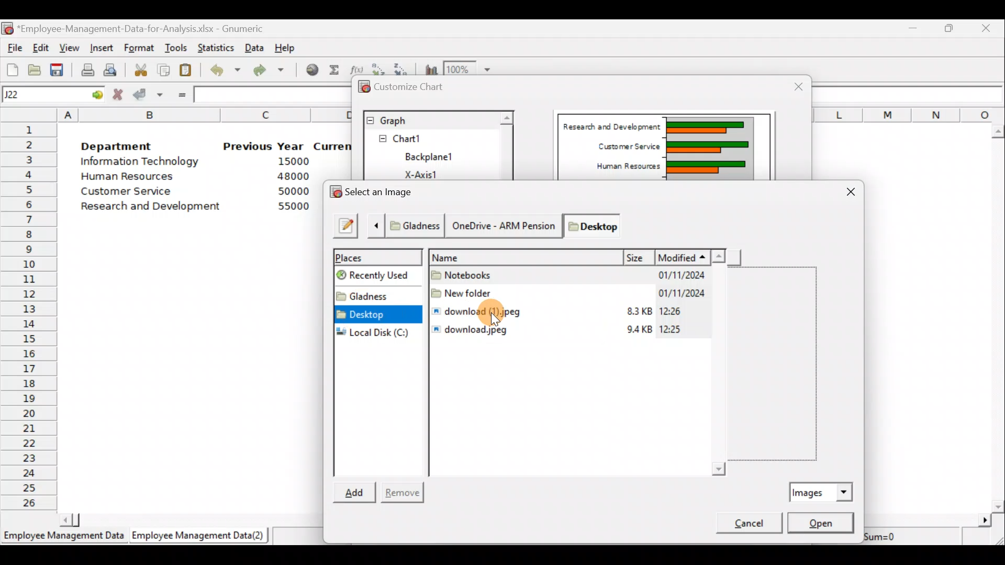 This screenshot has height=565, width=1005. Describe the element at coordinates (292, 207) in the screenshot. I see `55000` at that location.